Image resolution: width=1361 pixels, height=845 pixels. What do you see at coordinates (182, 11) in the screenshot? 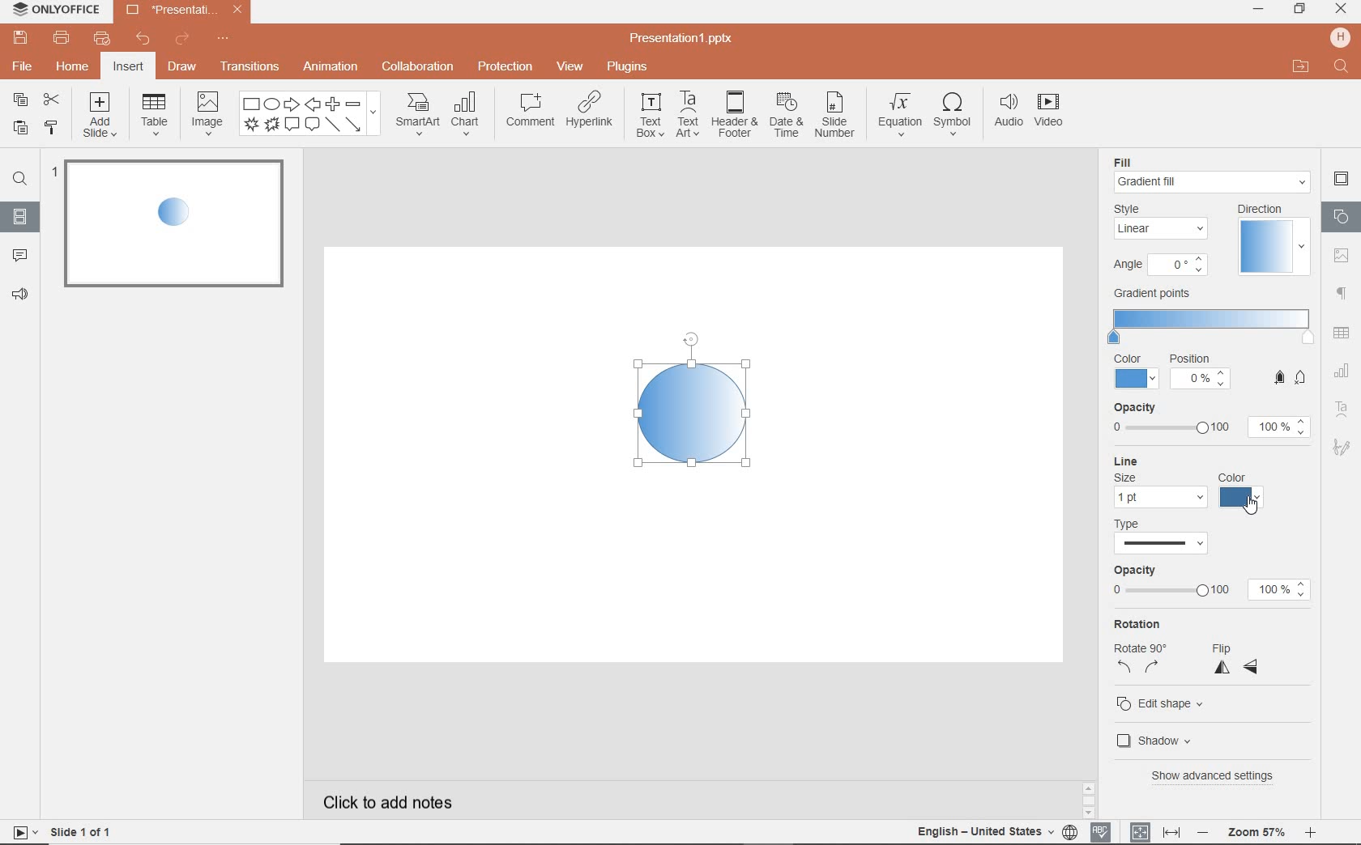
I see `file name` at bounding box center [182, 11].